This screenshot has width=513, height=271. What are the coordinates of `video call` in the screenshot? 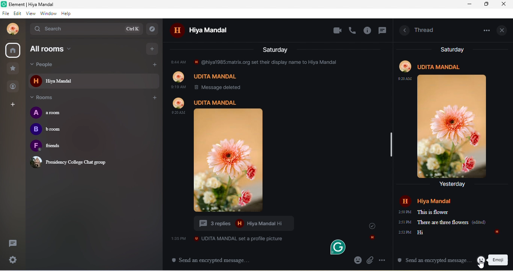 It's located at (337, 31).